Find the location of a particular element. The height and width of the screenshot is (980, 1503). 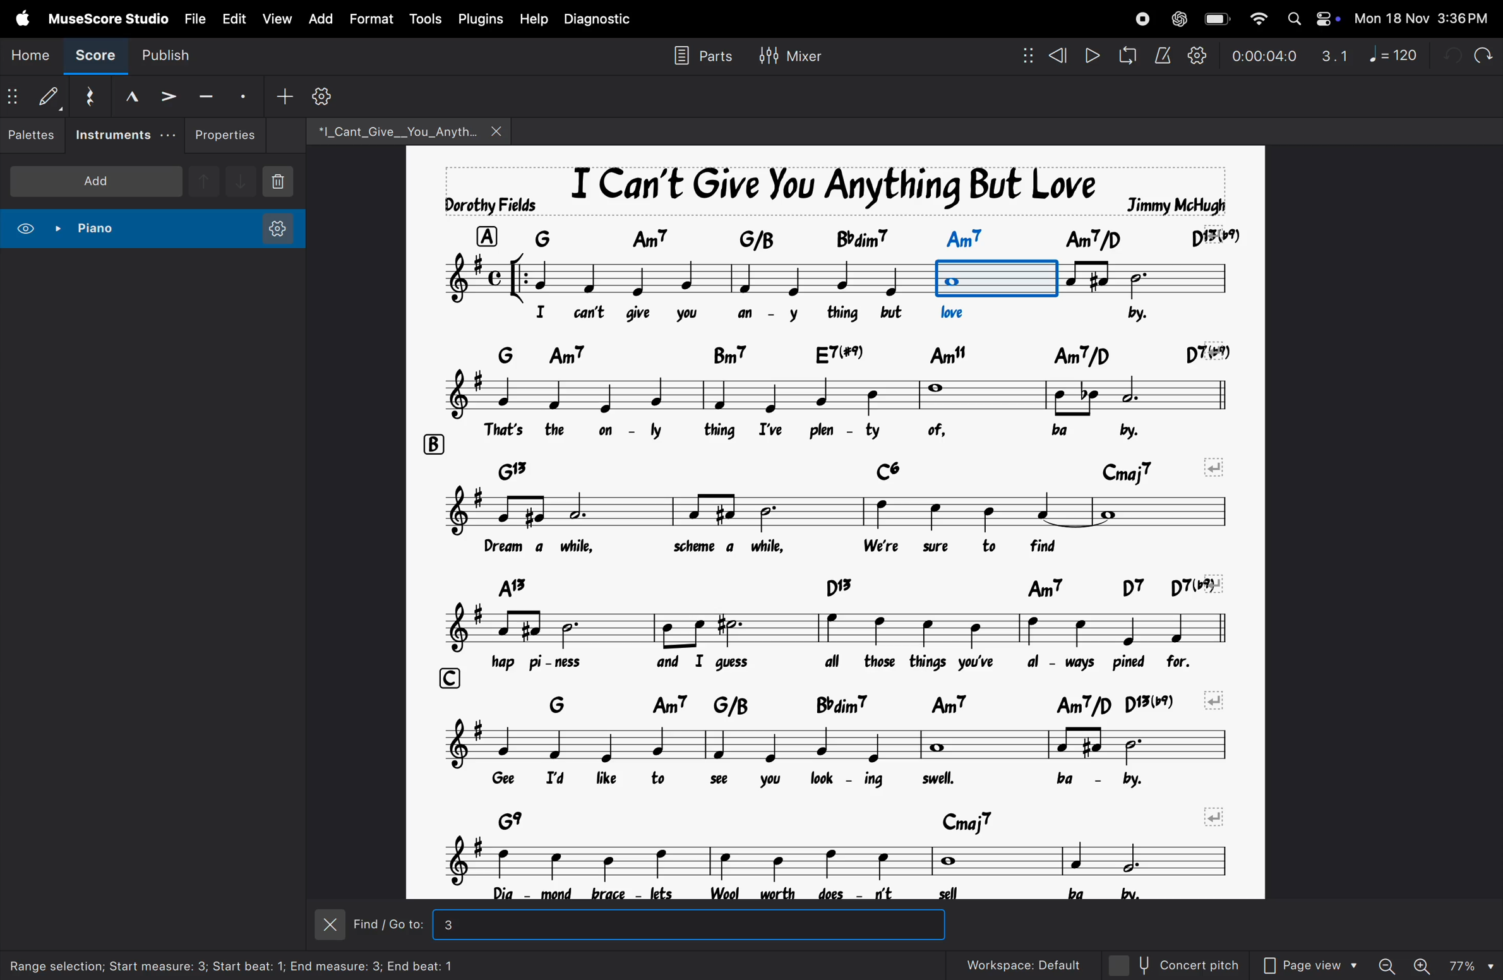

view is located at coordinates (277, 18).